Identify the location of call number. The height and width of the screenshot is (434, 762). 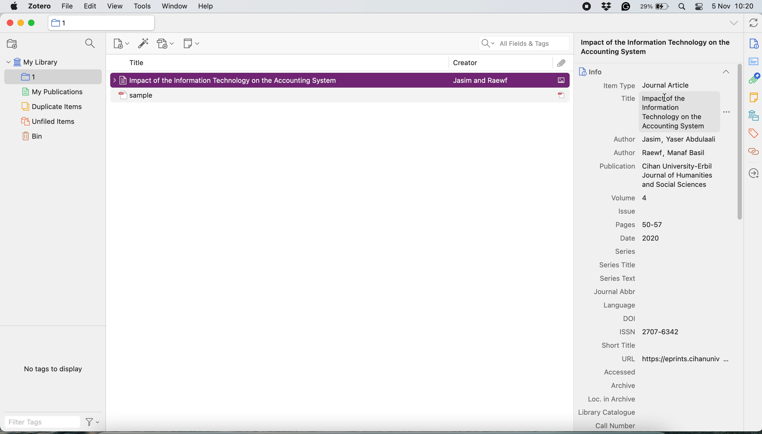
(617, 425).